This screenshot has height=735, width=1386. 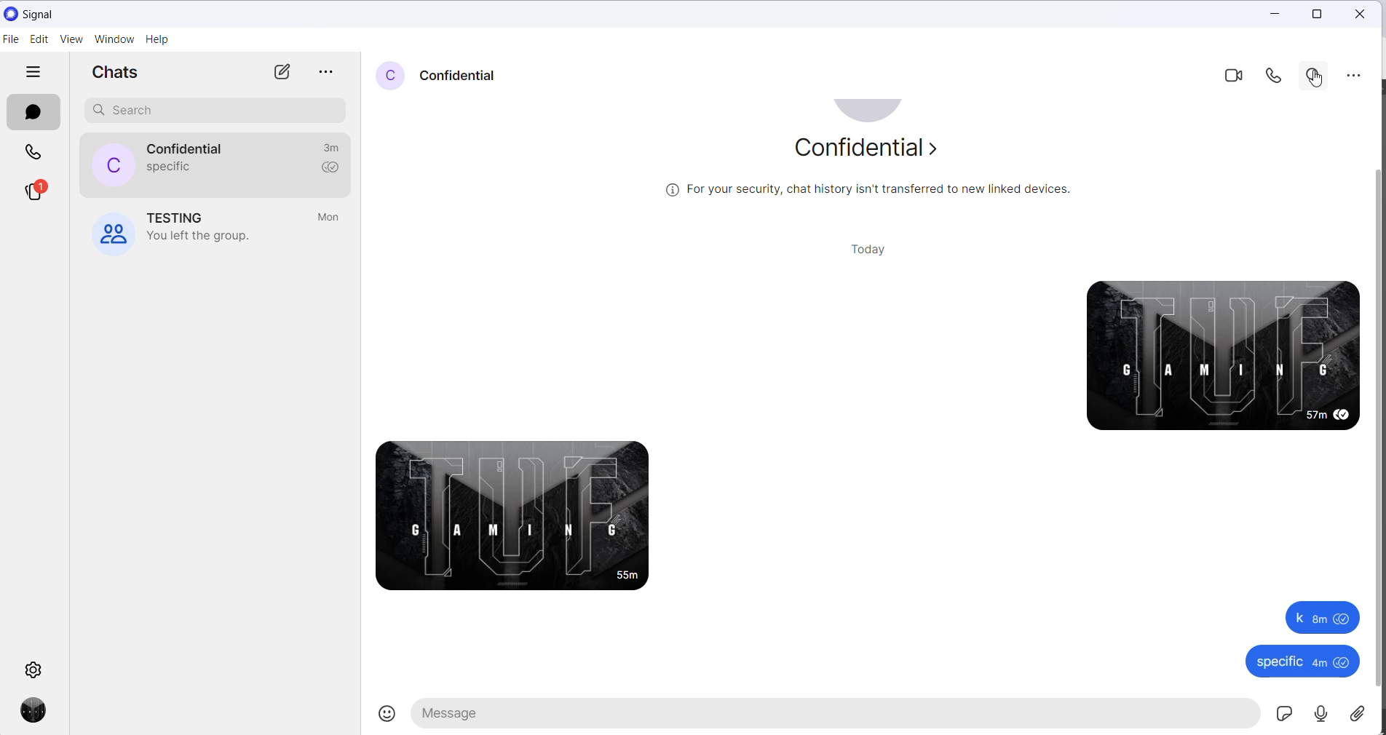 I want to click on voice call, so click(x=1280, y=76).